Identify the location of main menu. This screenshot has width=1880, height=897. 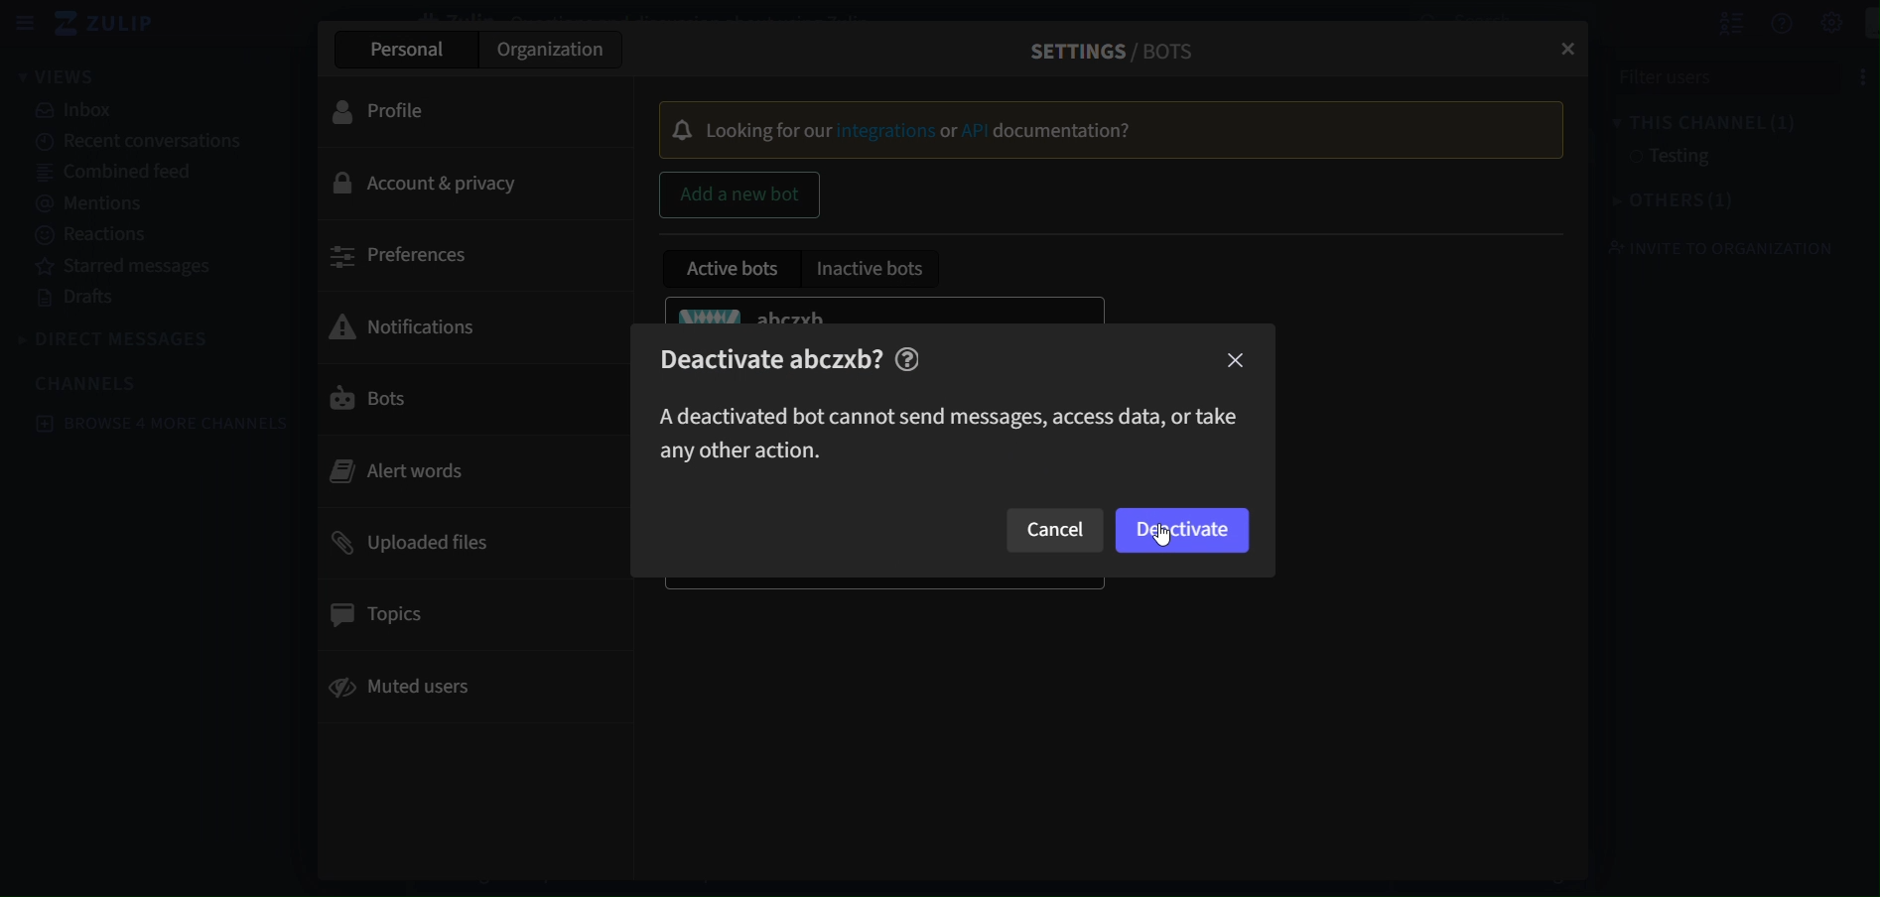
(1810, 23).